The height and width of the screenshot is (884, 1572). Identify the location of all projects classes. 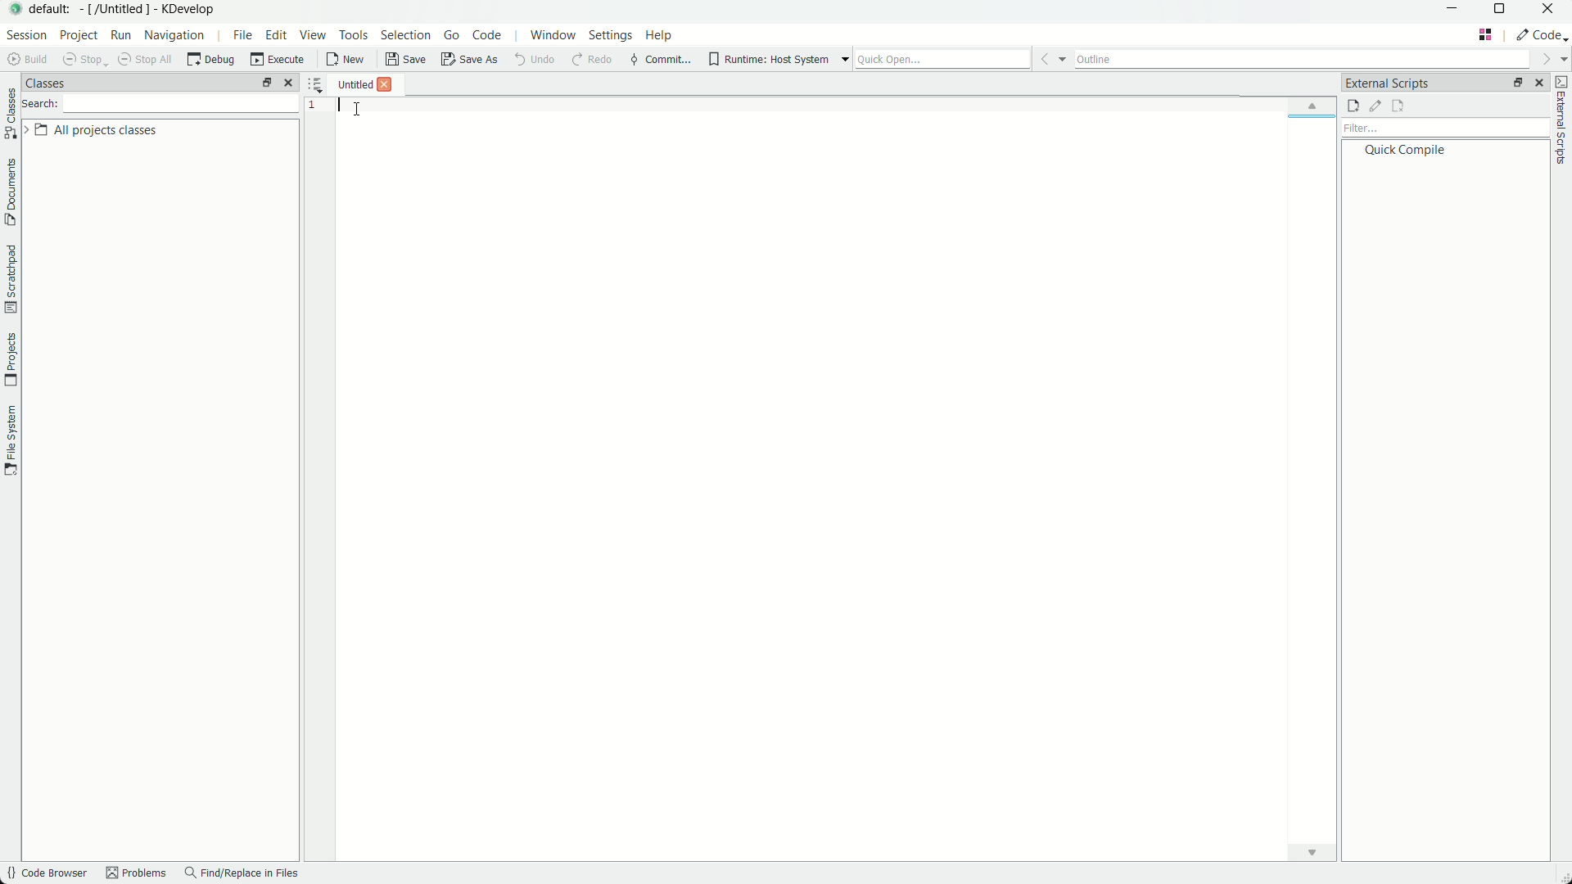
(95, 130).